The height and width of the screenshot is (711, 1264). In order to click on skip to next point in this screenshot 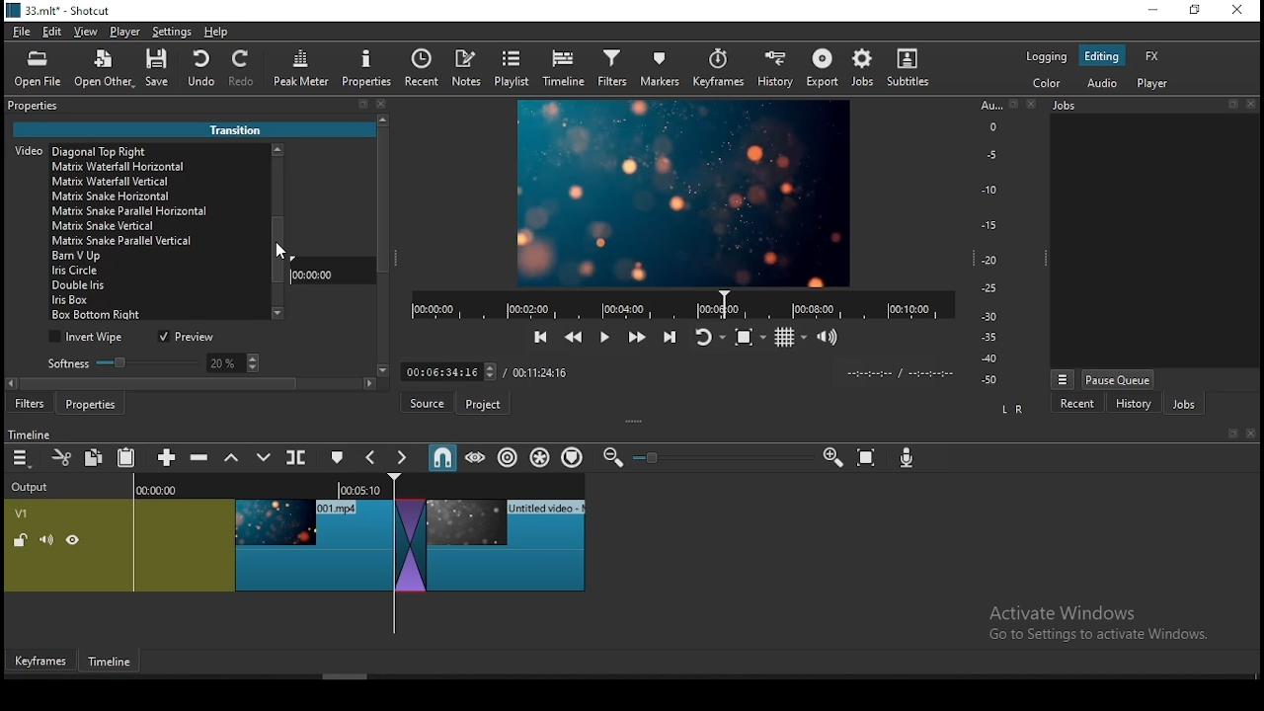, I will do `click(667, 337)`.